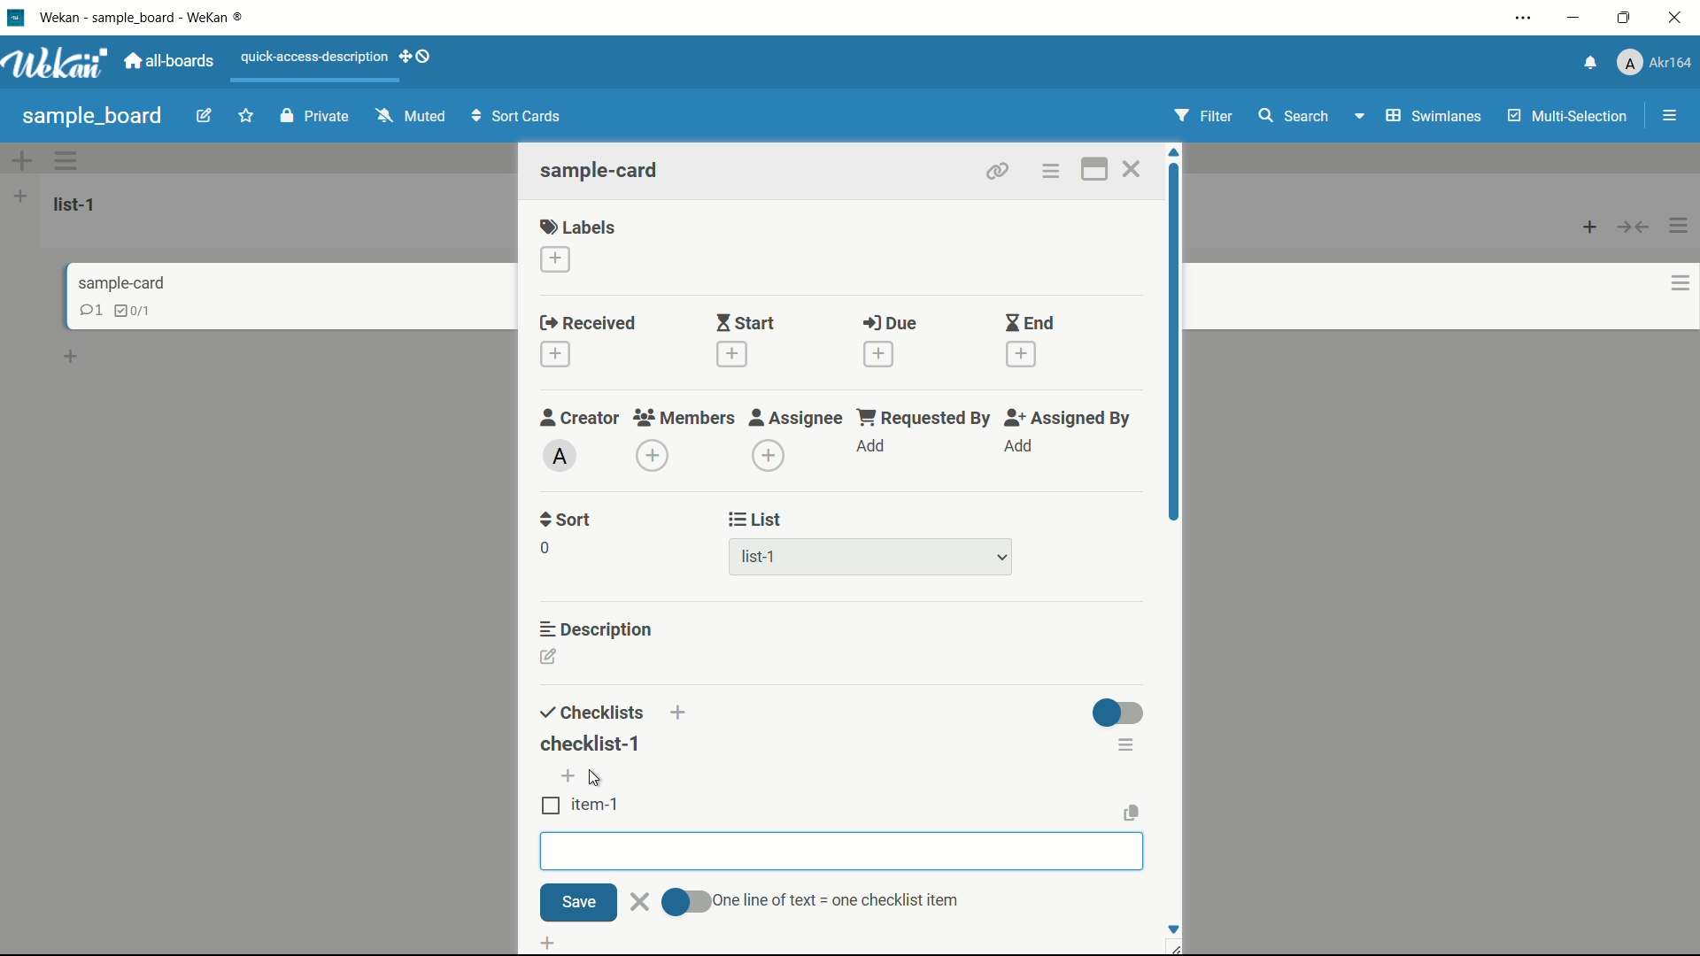  What do you see at coordinates (577, 420) in the screenshot?
I see `creator` at bounding box center [577, 420].